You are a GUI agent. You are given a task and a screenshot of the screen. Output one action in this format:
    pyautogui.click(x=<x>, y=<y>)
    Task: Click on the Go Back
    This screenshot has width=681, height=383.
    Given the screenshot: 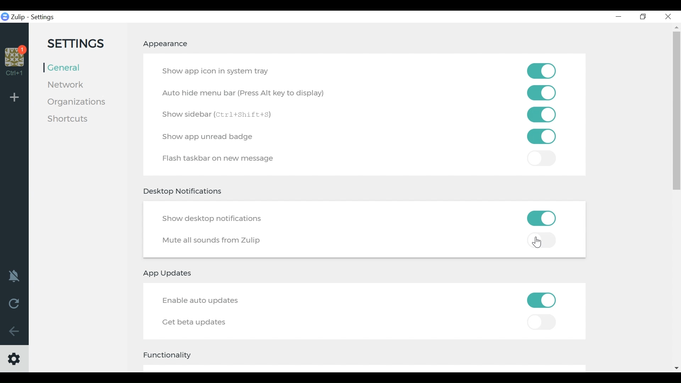 What is the action you would take?
    pyautogui.click(x=14, y=332)
    